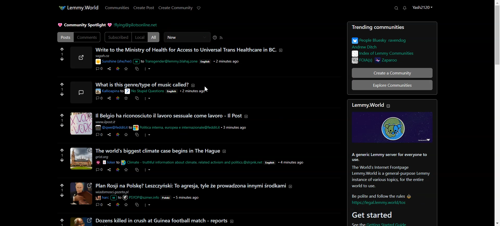 This screenshot has width=500, height=226. Describe the element at coordinates (392, 85) in the screenshot. I see `Explore Communities` at that location.